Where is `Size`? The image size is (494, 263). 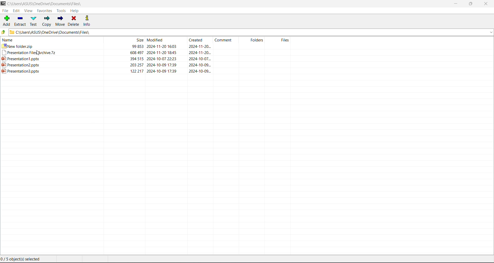
Size is located at coordinates (125, 40).